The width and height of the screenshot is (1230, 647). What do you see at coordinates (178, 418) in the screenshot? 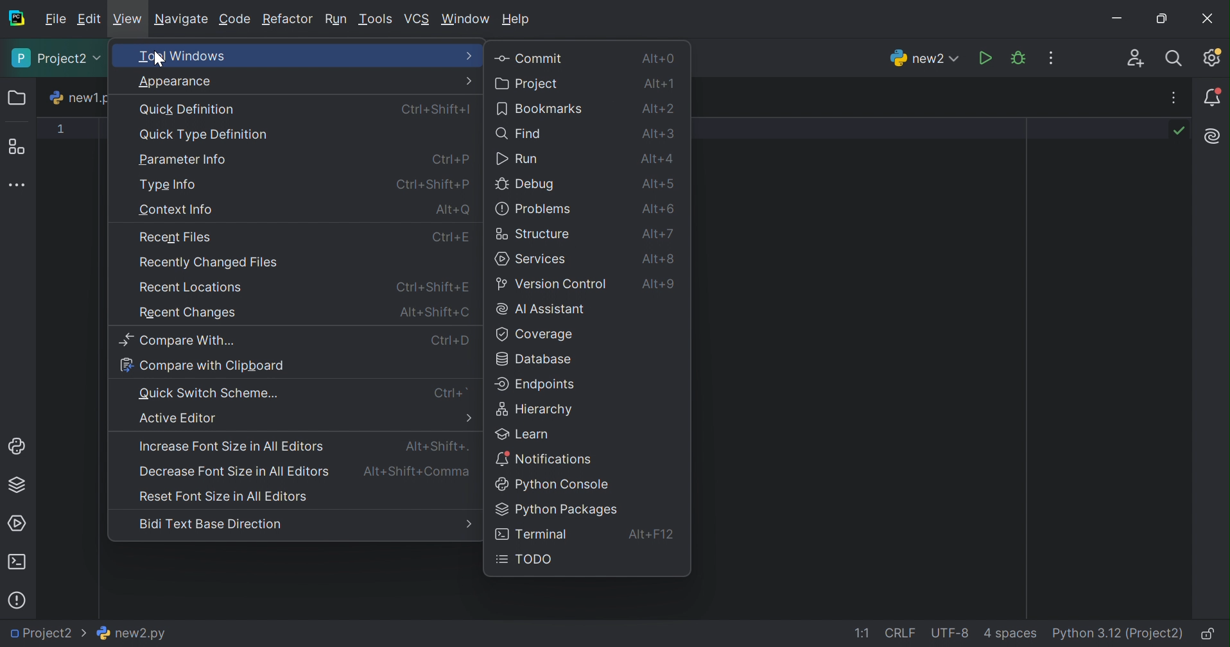
I see `Active Editor` at bounding box center [178, 418].